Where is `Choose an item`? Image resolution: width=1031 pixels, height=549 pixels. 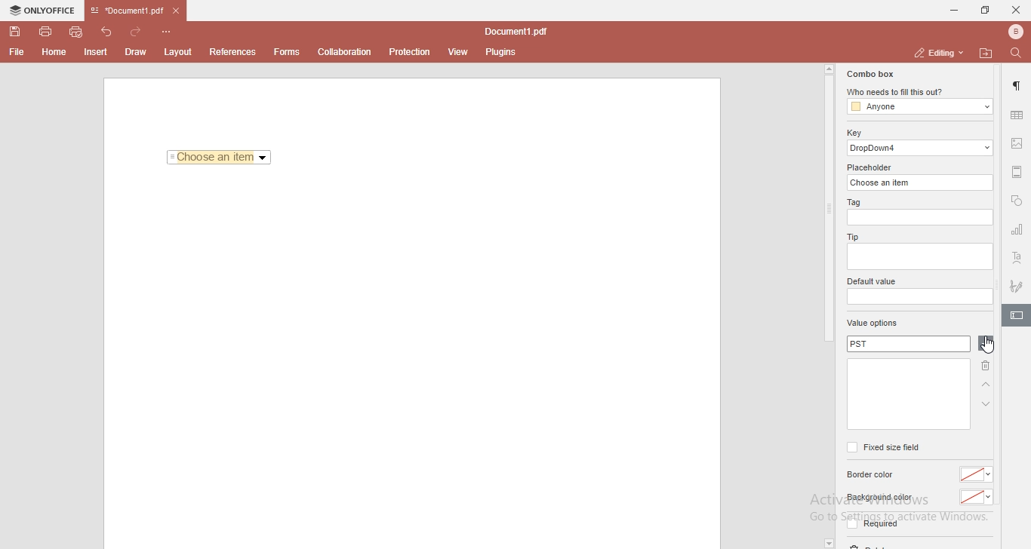
Choose an item is located at coordinates (220, 158).